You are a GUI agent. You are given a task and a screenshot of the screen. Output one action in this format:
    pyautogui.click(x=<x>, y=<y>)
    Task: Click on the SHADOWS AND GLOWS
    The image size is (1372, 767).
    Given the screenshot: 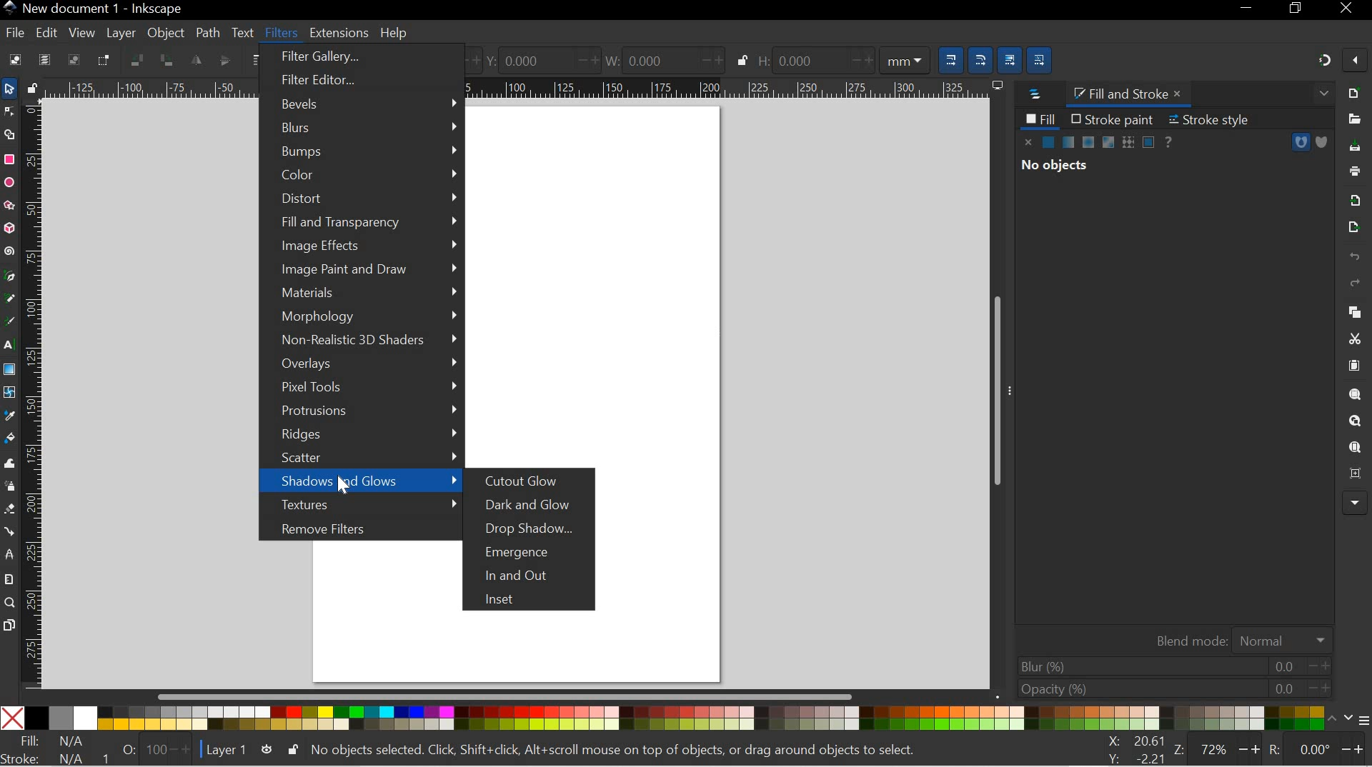 What is the action you would take?
    pyautogui.click(x=361, y=481)
    